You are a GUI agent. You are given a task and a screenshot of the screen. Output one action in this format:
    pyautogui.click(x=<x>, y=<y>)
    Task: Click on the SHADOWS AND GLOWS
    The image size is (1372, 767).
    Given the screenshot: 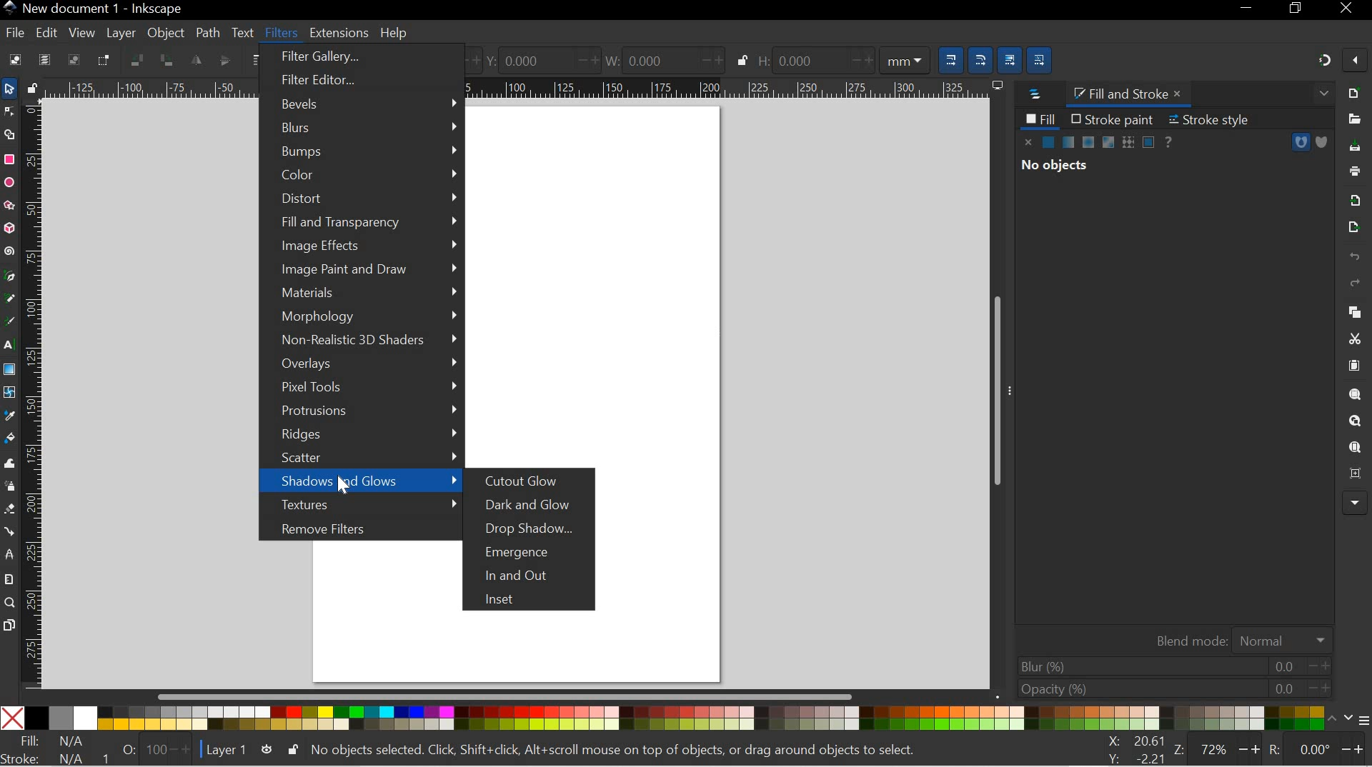 What is the action you would take?
    pyautogui.click(x=361, y=481)
    